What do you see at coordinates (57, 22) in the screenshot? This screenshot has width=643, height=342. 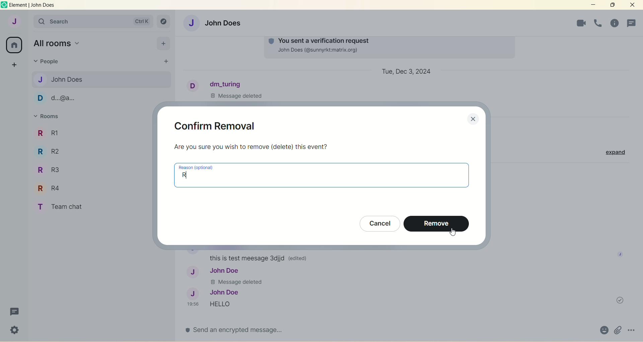 I see `search` at bounding box center [57, 22].